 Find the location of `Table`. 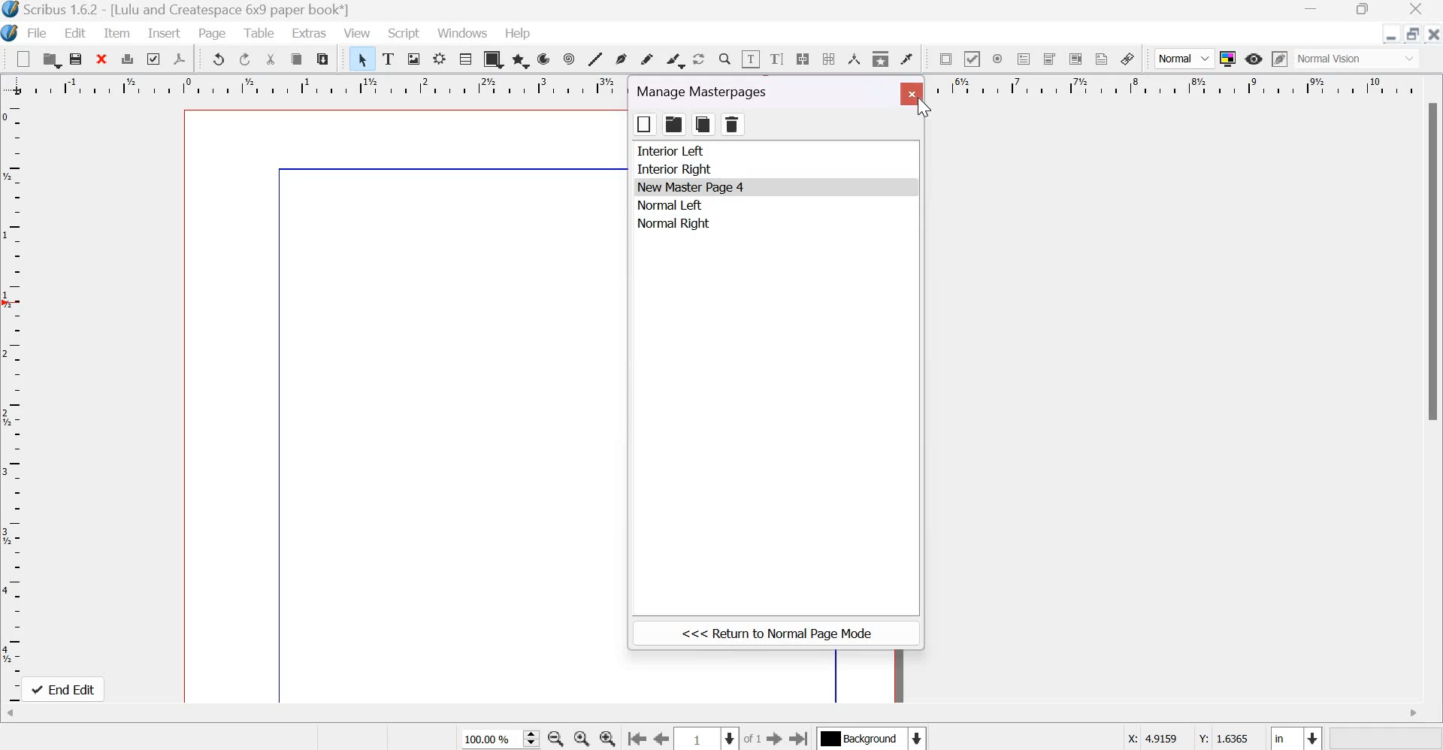

Table is located at coordinates (464, 59).